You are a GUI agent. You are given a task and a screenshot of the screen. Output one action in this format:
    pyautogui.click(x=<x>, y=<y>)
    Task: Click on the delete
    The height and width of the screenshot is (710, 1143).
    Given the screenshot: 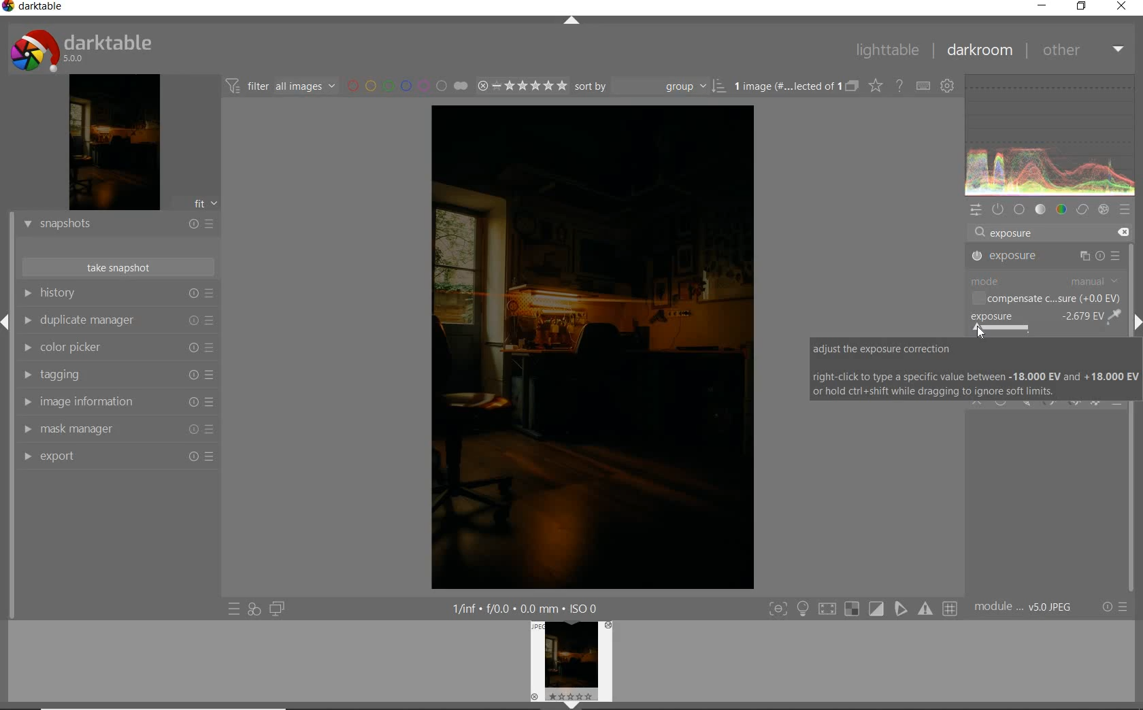 What is the action you would take?
    pyautogui.click(x=1123, y=233)
    